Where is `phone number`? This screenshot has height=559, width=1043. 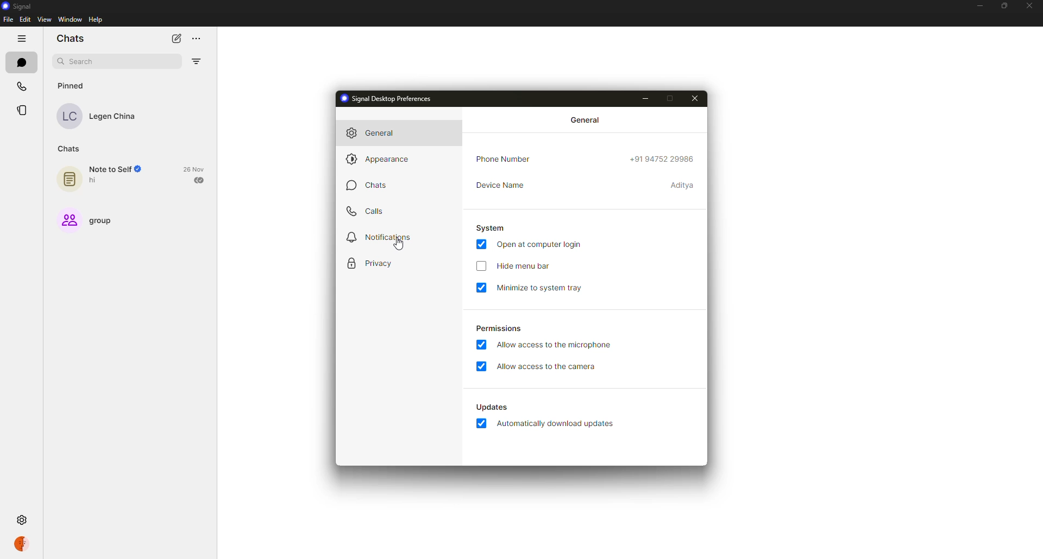
phone number is located at coordinates (502, 159).